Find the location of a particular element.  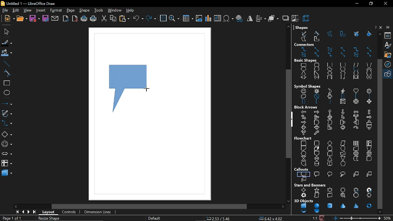

rounded rectangle is located at coordinates (316, 65).